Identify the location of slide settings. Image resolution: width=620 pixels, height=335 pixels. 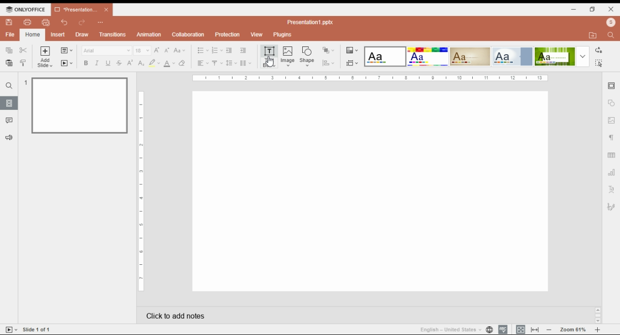
(612, 86).